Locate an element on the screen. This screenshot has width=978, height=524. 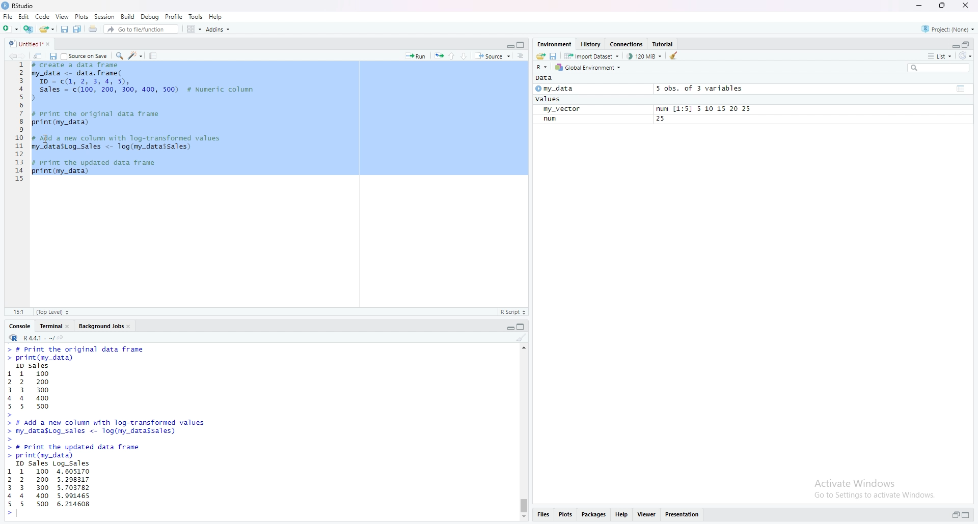
typing cursor is located at coordinates (22, 515).